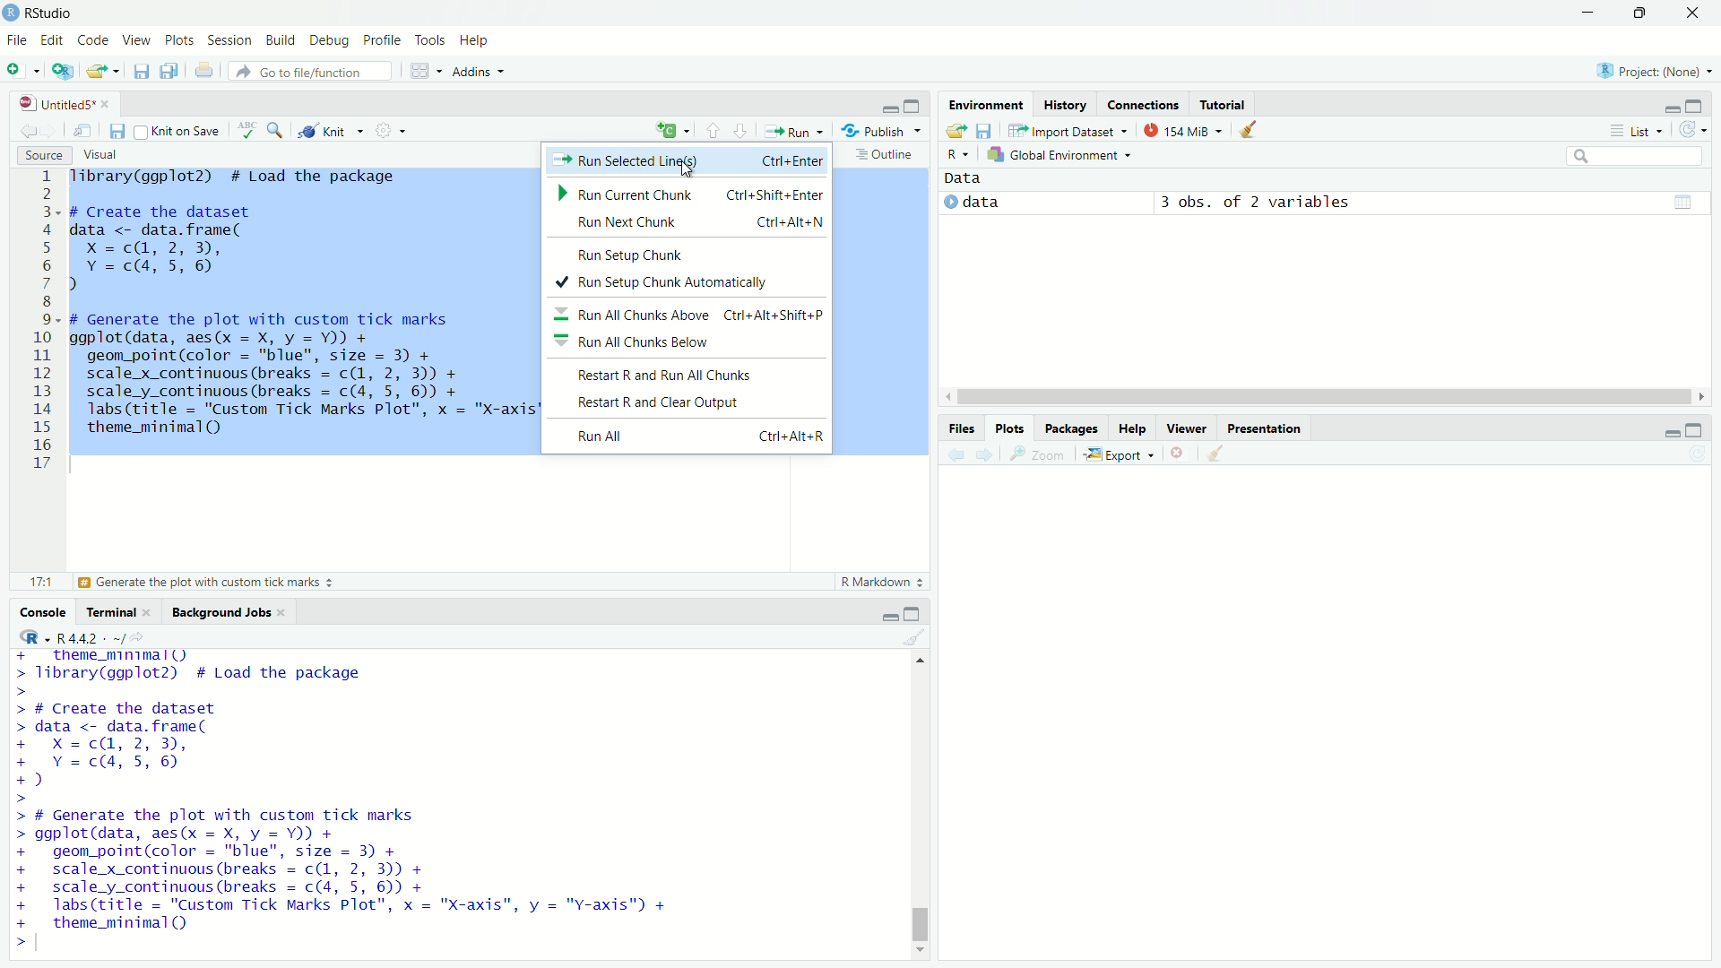 The height and width of the screenshot is (968, 1721). What do you see at coordinates (95, 41) in the screenshot?
I see `code` at bounding box center [95, 41].